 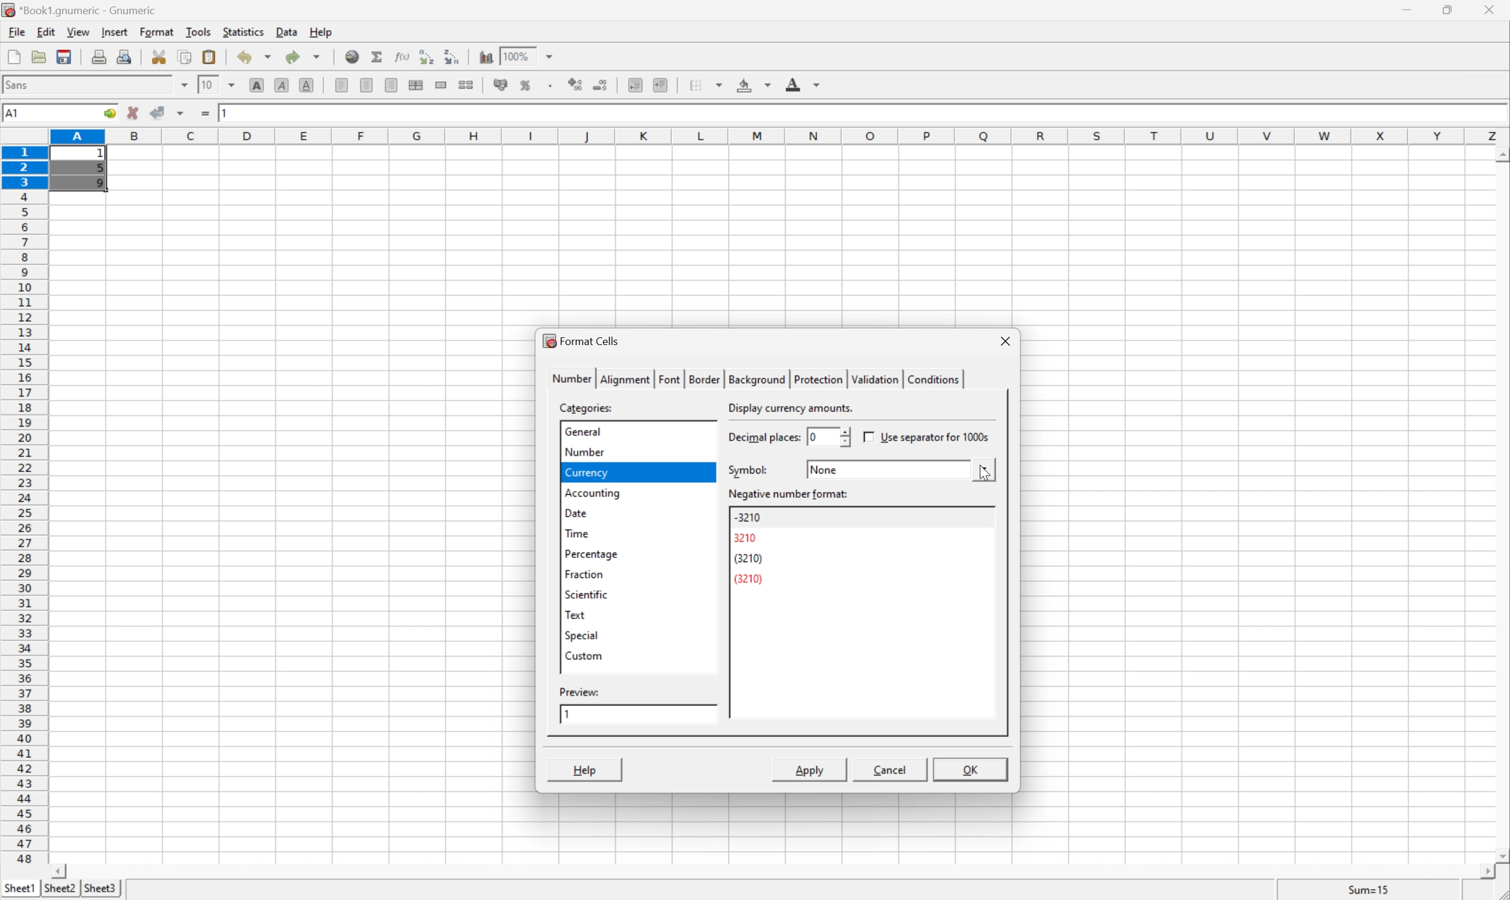 What do you see at coordinates (133, 113) in the screenshot?
I see `cancel changes` at bounding box center [133, 113].